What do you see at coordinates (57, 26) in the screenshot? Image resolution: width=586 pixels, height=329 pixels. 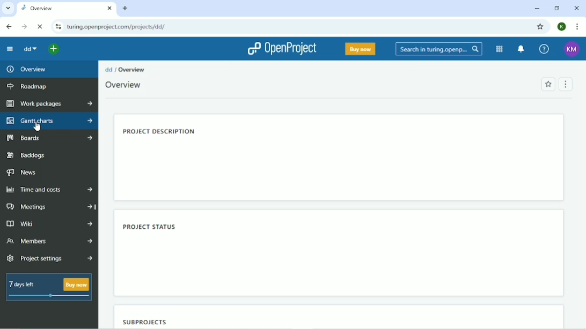 I see `View site information` at bounding box center [57, 26].